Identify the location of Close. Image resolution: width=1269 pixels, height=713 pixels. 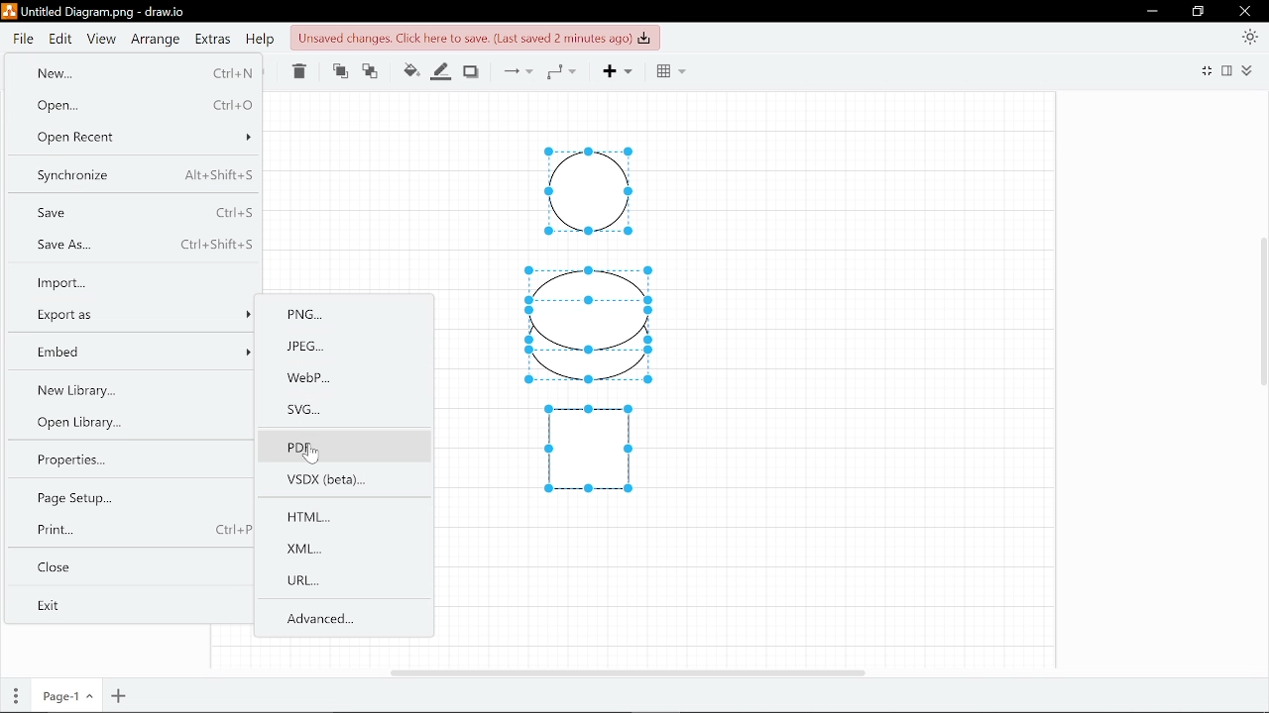
(1246, 12).